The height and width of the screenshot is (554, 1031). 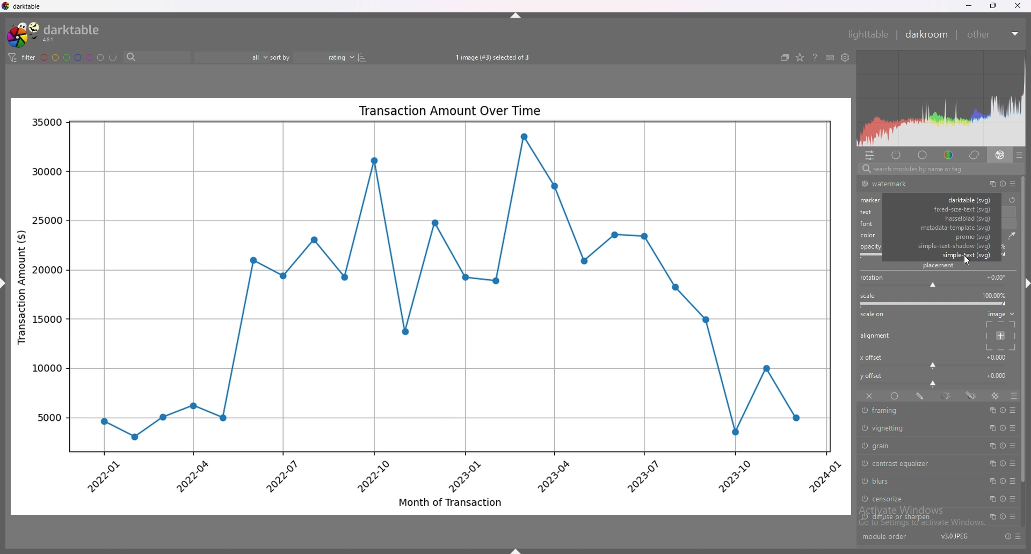 What do you see at coordinates (868, 212) in the screenshot?
I see `text` at bounding box center [868, 212].